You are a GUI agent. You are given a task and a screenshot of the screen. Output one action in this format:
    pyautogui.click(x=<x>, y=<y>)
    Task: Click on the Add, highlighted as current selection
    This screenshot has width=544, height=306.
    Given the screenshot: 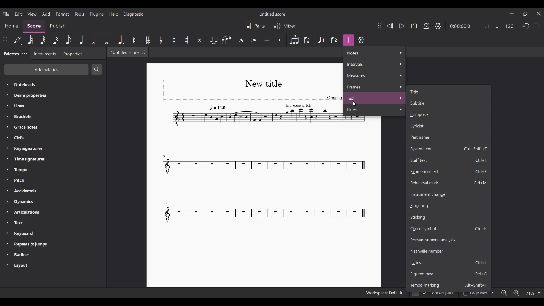 What is the action you would take?
    pyautogui.click(x=348, y=40)
    